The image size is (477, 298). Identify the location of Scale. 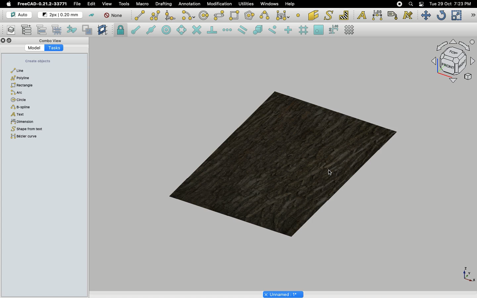
(456, 15).